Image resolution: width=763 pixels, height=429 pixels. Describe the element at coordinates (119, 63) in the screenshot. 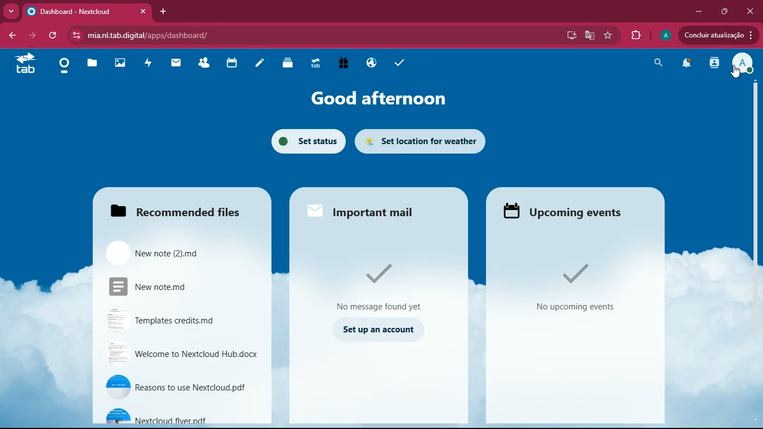

I see `images` at that location.